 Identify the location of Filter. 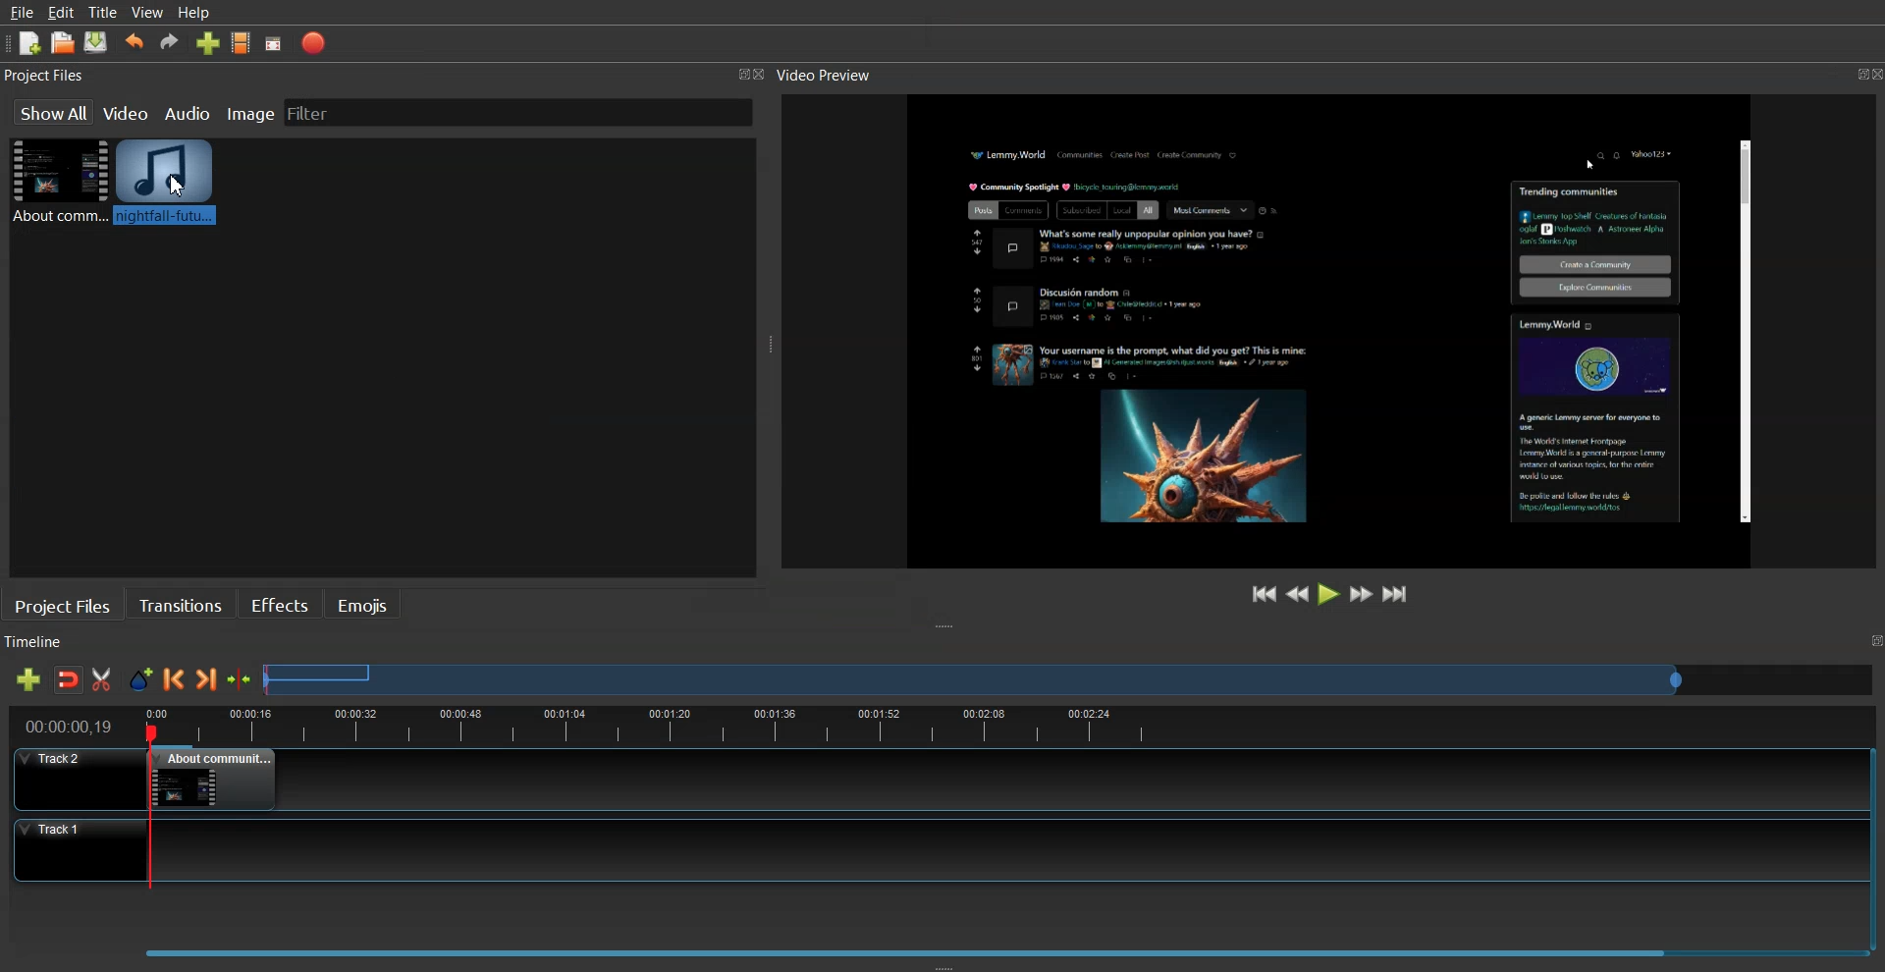
(325, 112).